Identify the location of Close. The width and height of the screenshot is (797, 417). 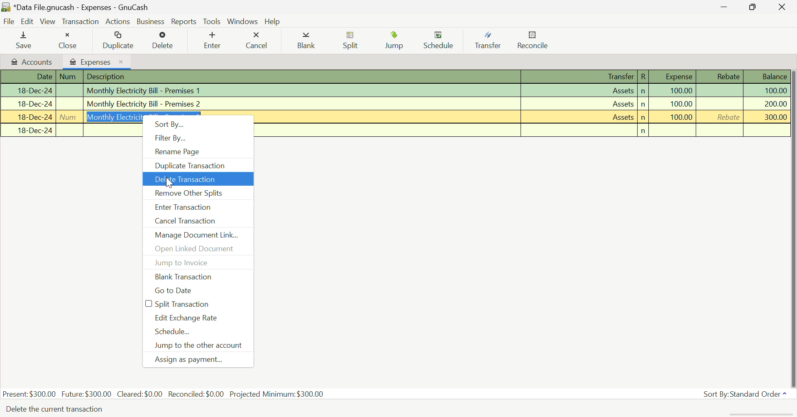
(67, 41).